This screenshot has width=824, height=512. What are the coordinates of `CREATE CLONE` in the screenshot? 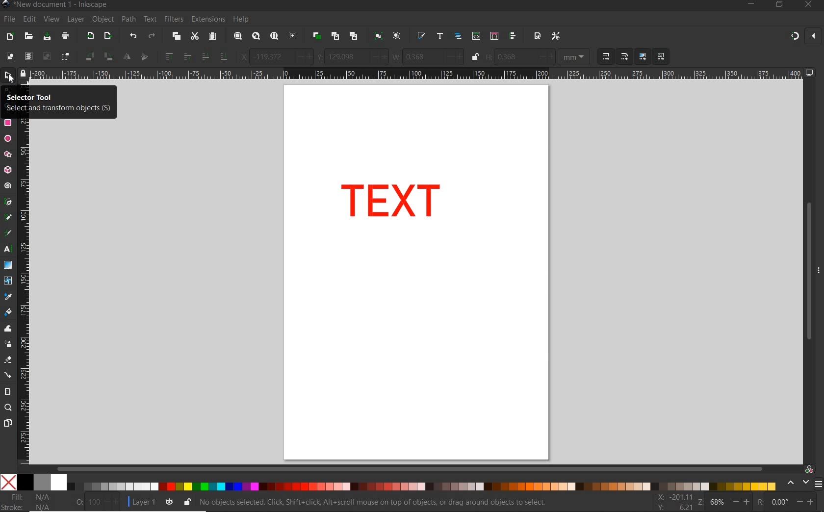 It's located at (335, 35).